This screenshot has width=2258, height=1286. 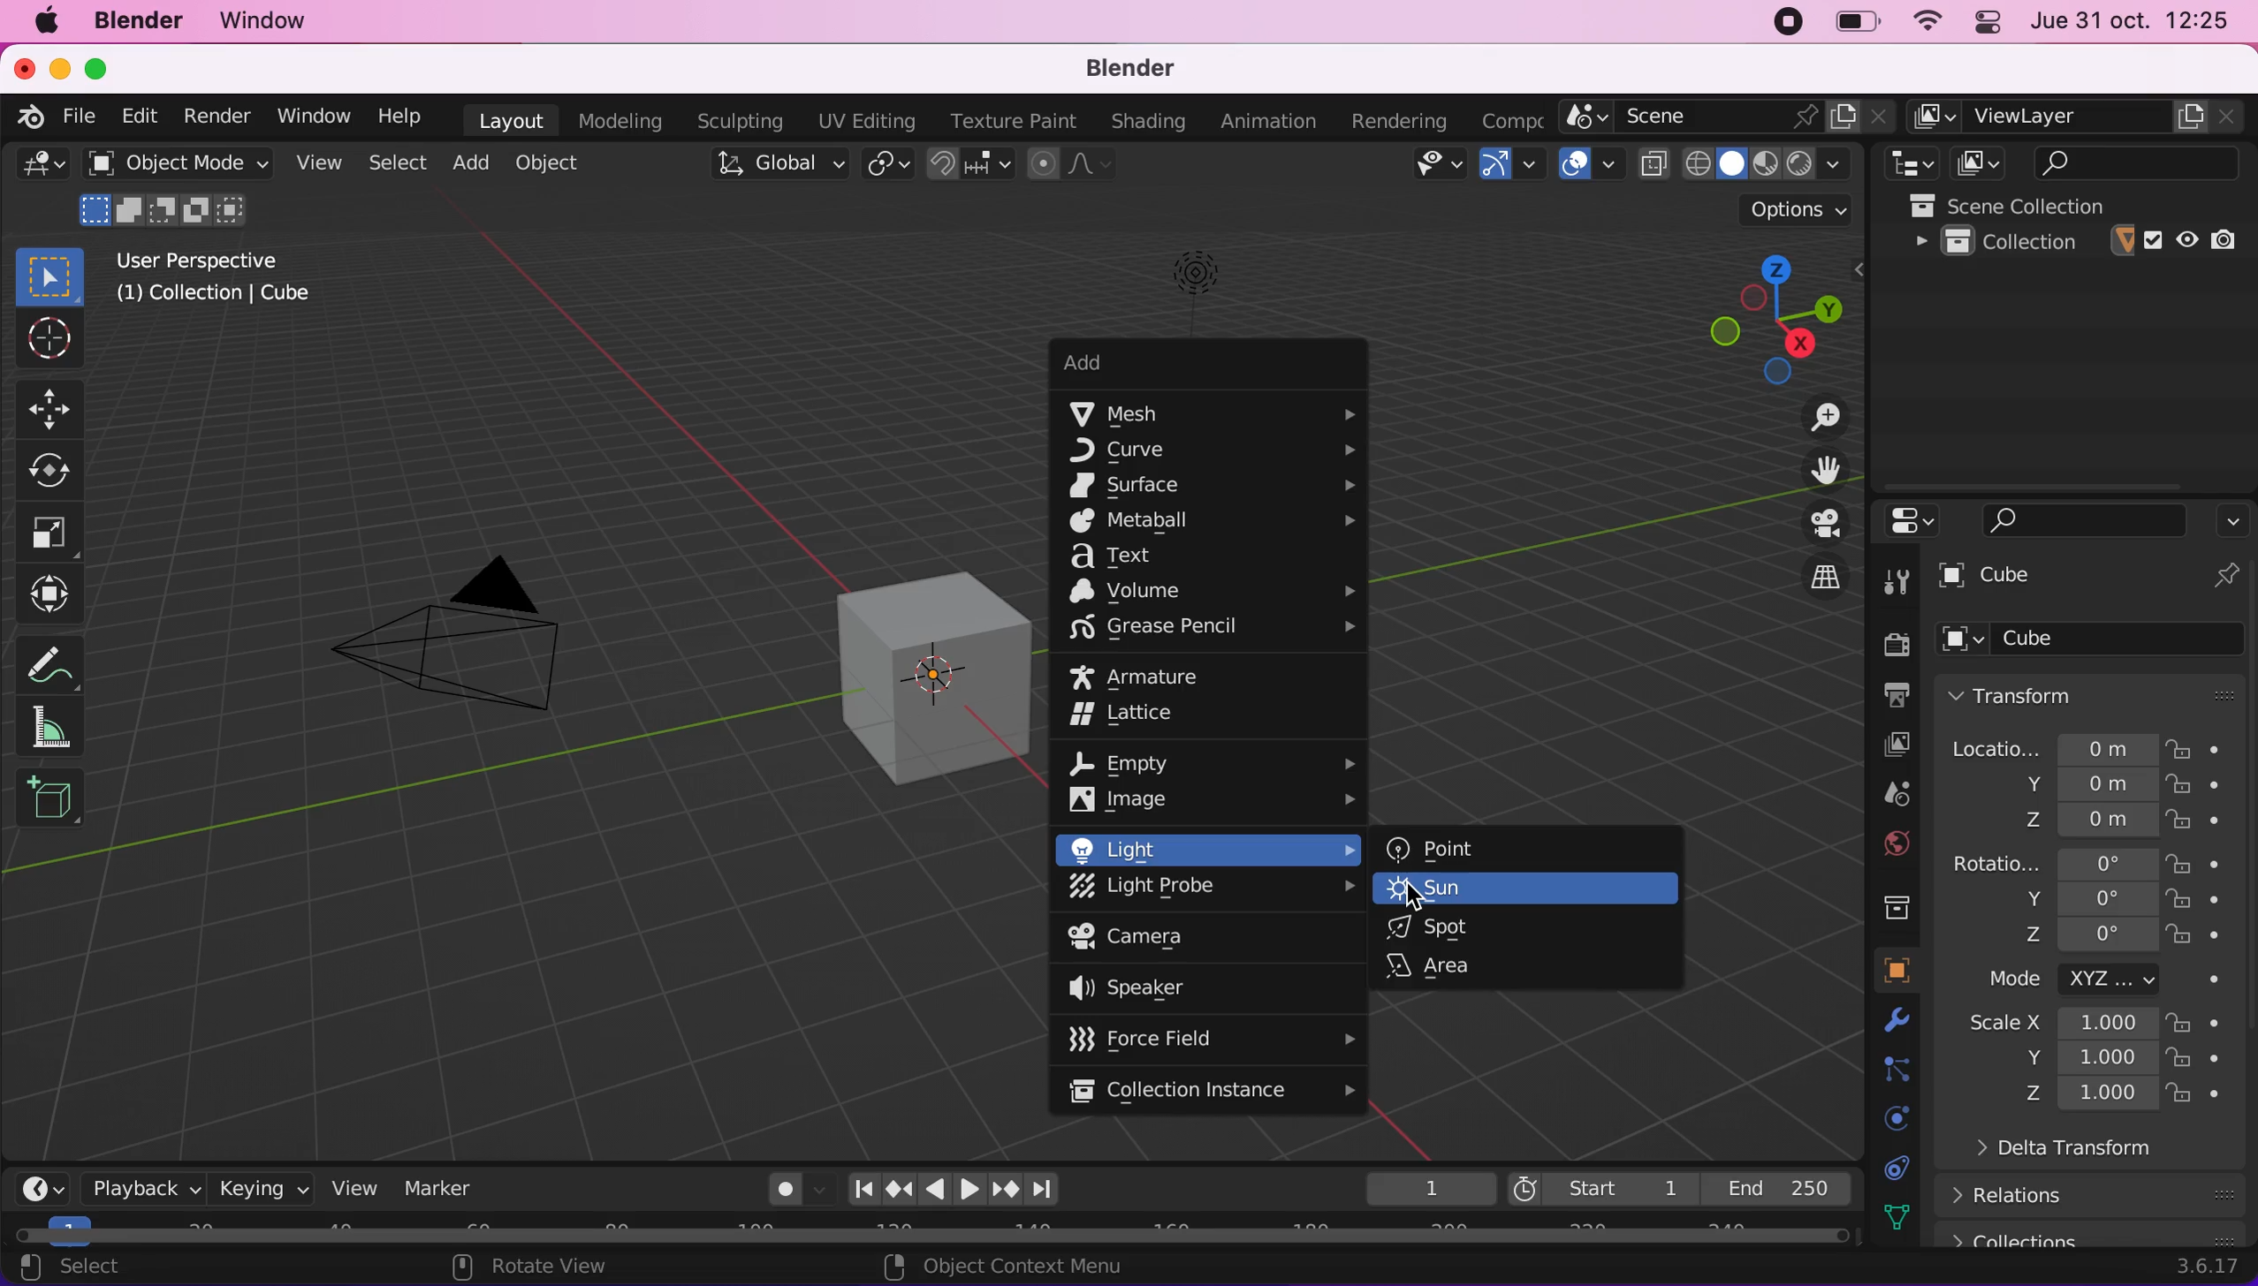 What do you see at coordinates (145, 117) in the screenshot?
I see `edit` at bounding box center [145, 117].